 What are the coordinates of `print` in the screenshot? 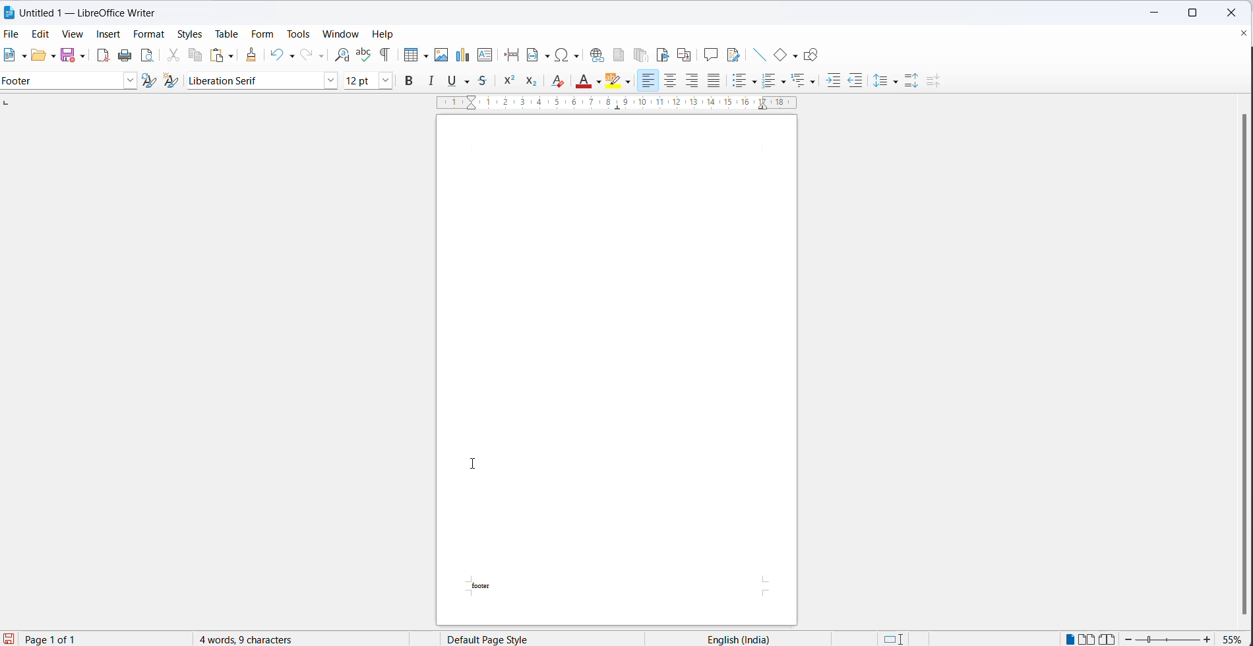 It's located at (125, 55).